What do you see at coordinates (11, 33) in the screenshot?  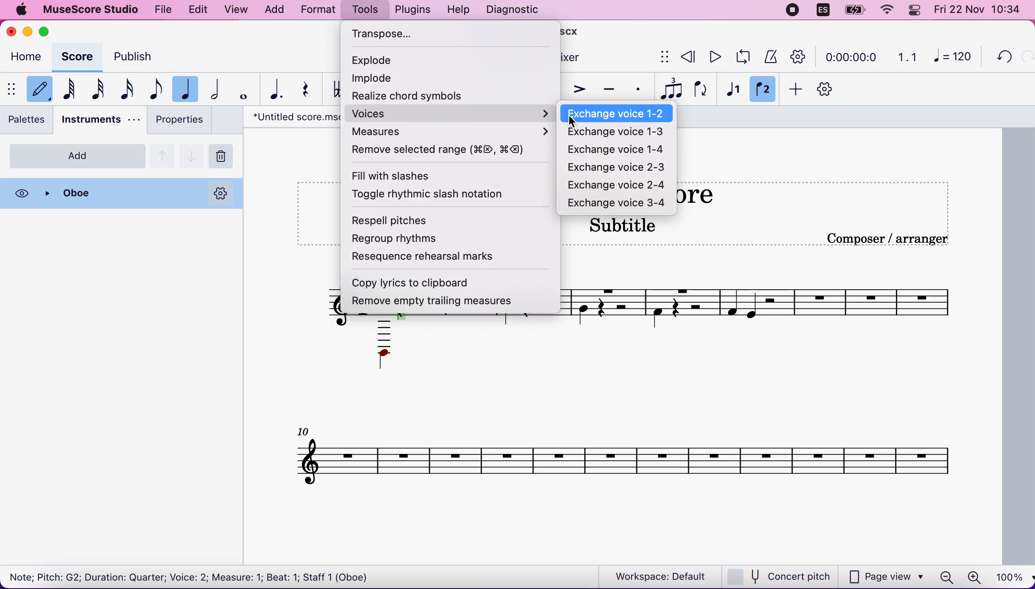 I see `close` at bounding box center [11, 33].